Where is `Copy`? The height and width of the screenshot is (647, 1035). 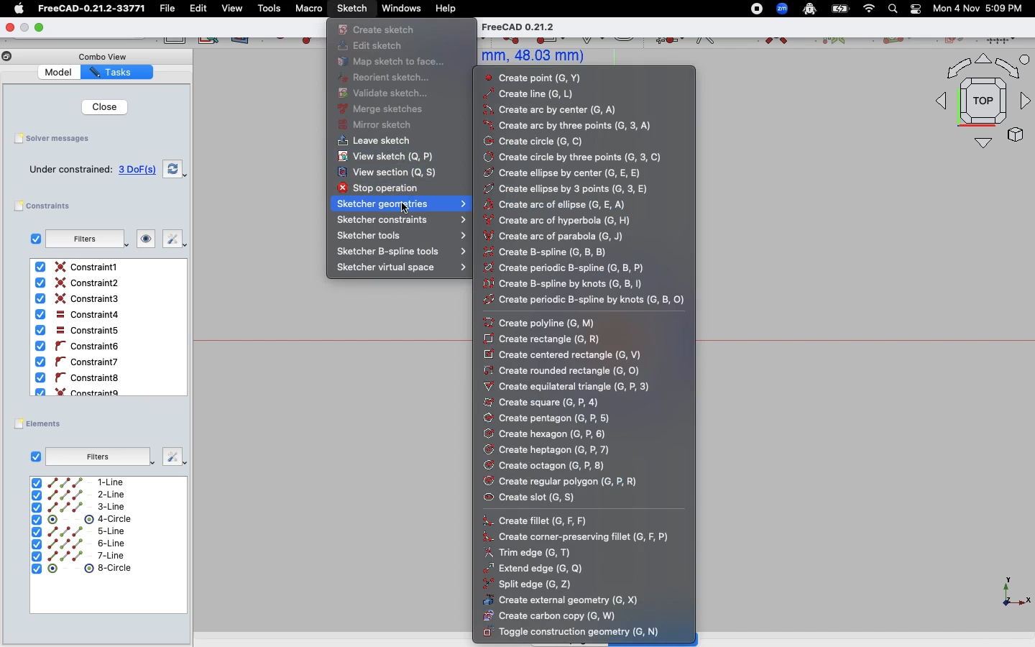 Copy is located at coordinates (7, 58).